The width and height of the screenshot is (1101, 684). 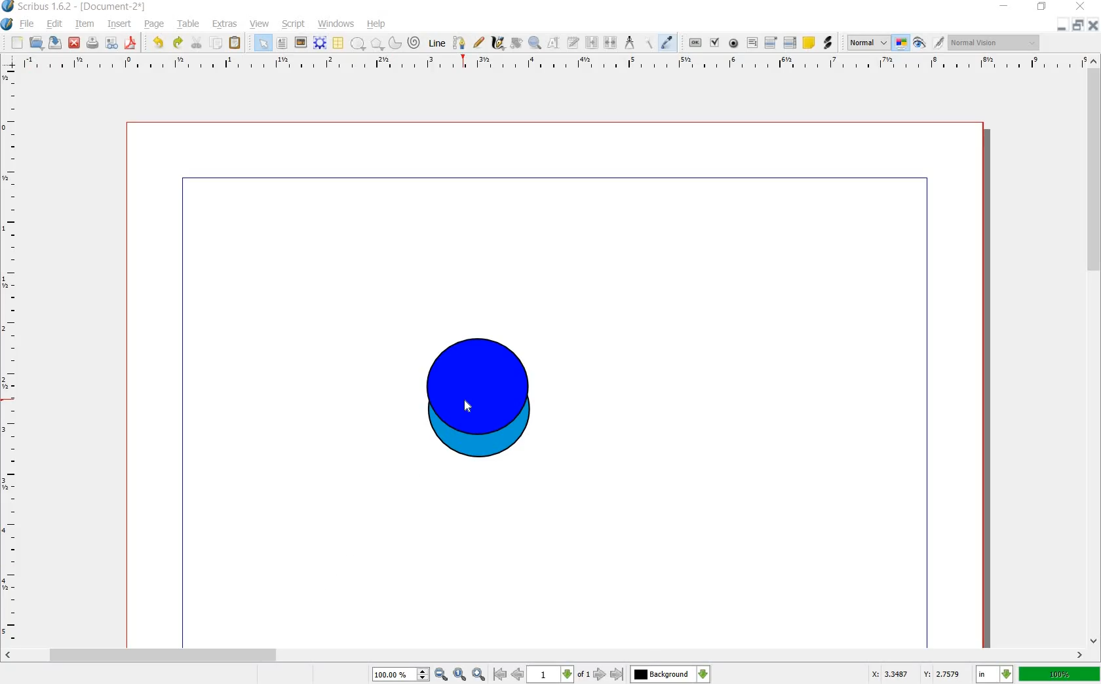 What do you see at coordinates (436, 44) in the screenshot?
I see `line` at bounding box center [436, 44].